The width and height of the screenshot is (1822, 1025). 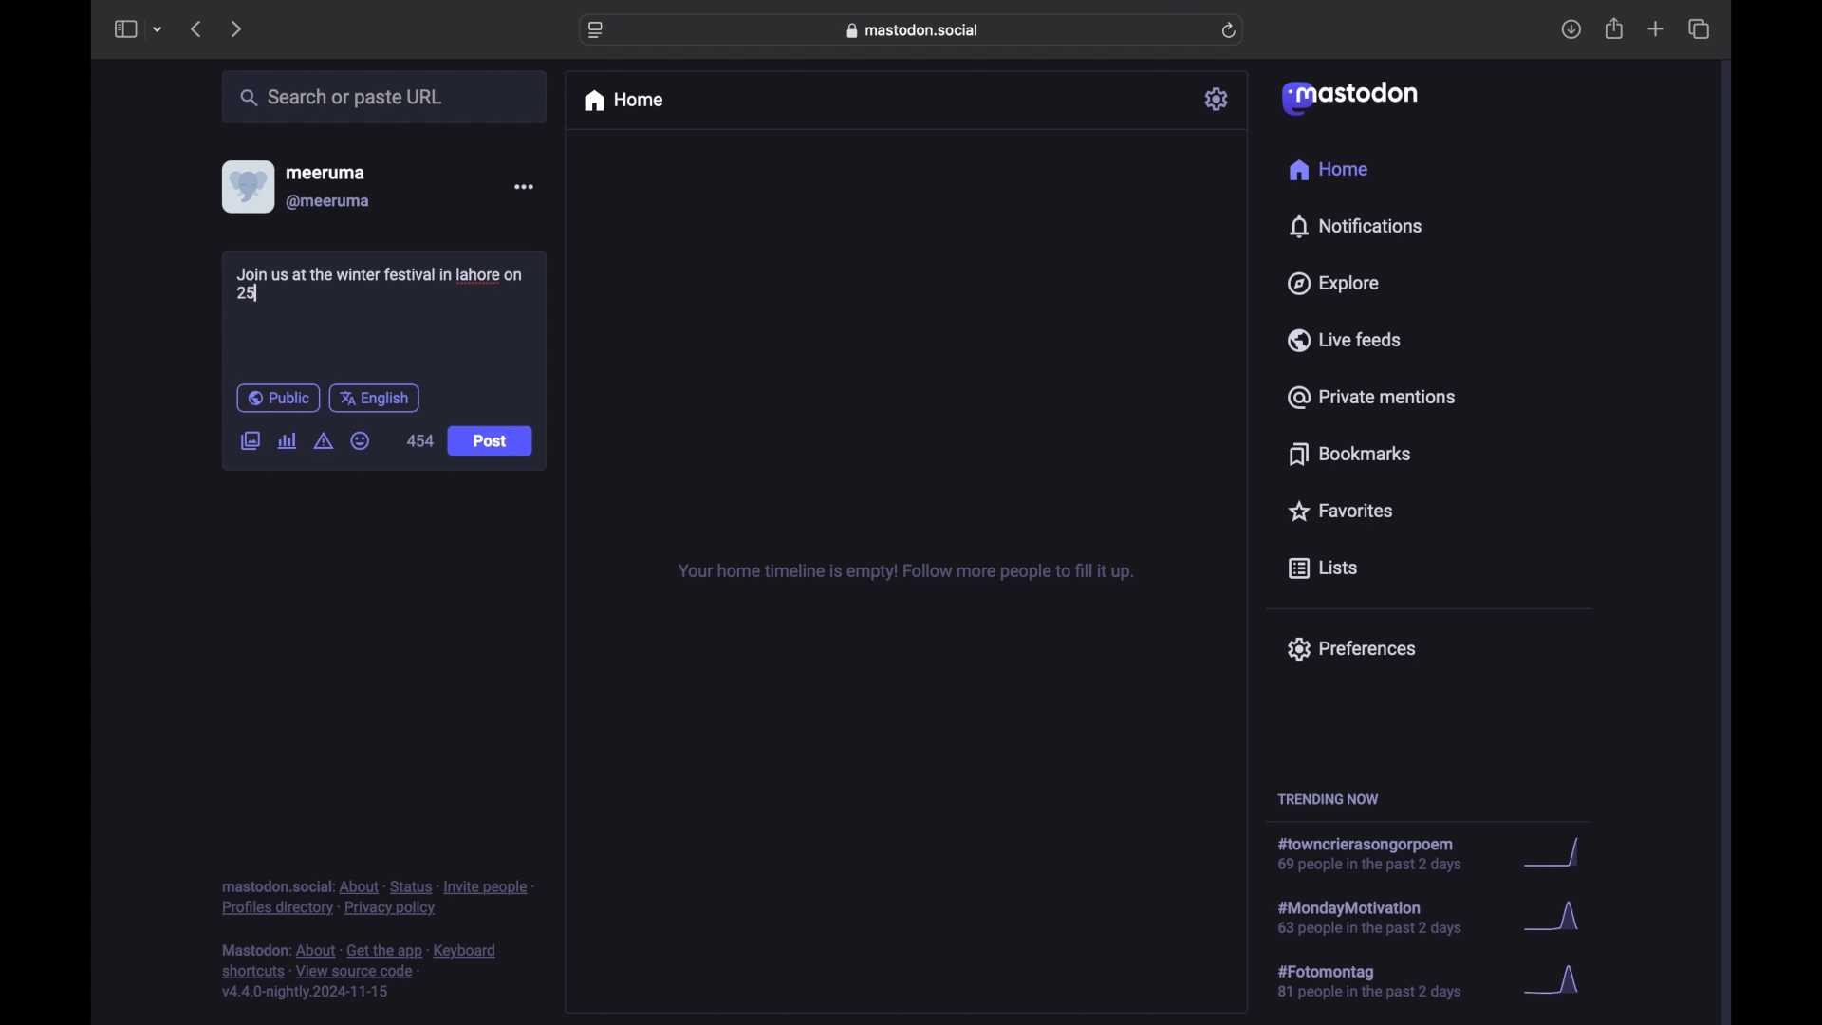 What do you see at coordinates (363, 972) in the screenshot?
I see `footnote` at bounding box center [363, 972].